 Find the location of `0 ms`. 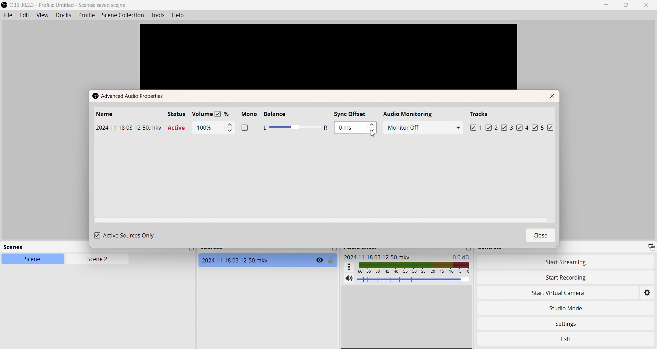

0 ms is located at coordinates (346, 127).